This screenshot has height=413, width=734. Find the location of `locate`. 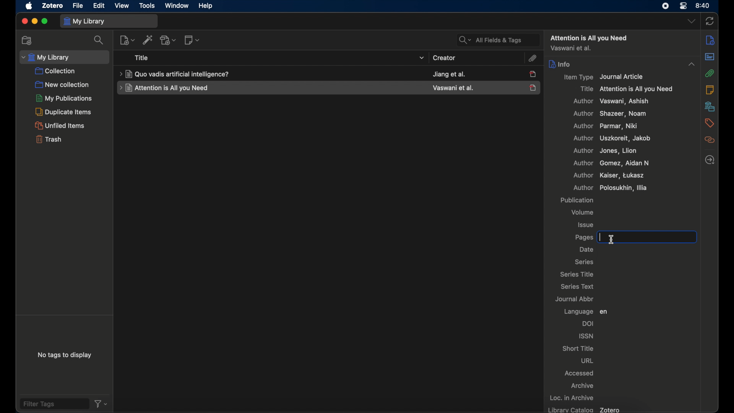

locate is located at coordinates (710, 160).